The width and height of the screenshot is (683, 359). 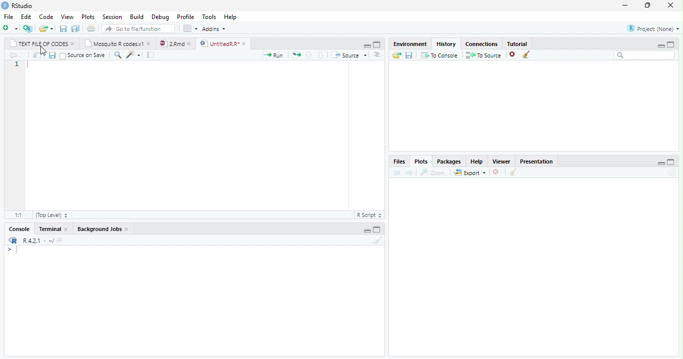 I want to click on edit, so click(x=24, y=16).